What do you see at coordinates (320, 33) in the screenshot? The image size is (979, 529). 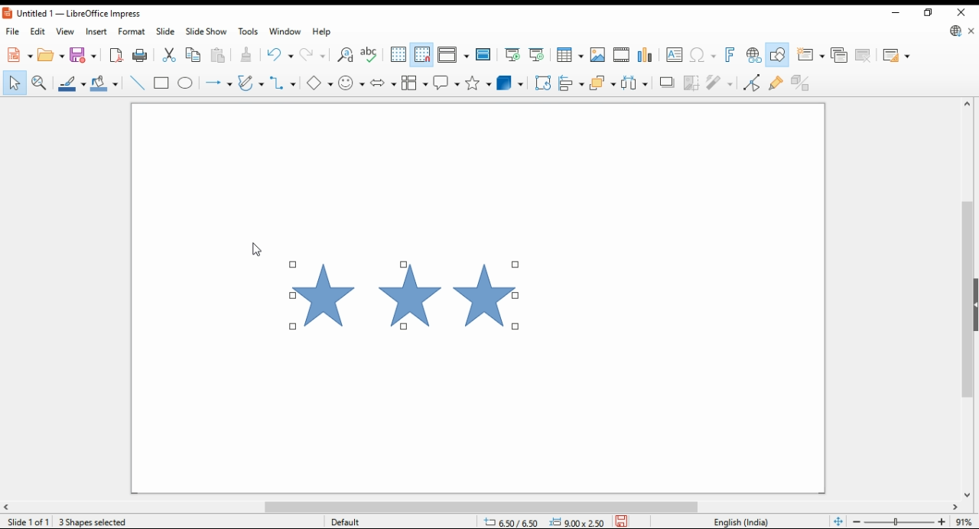 I see `help` at bounding box center [320, 33].